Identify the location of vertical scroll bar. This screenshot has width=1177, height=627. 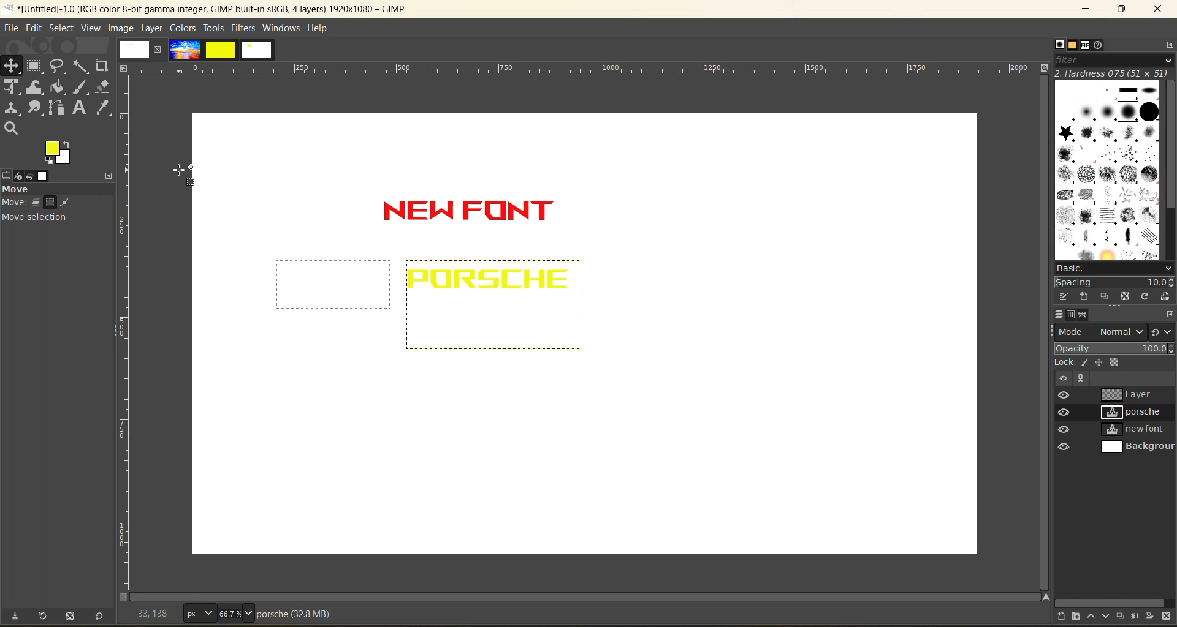
(1040, 189).